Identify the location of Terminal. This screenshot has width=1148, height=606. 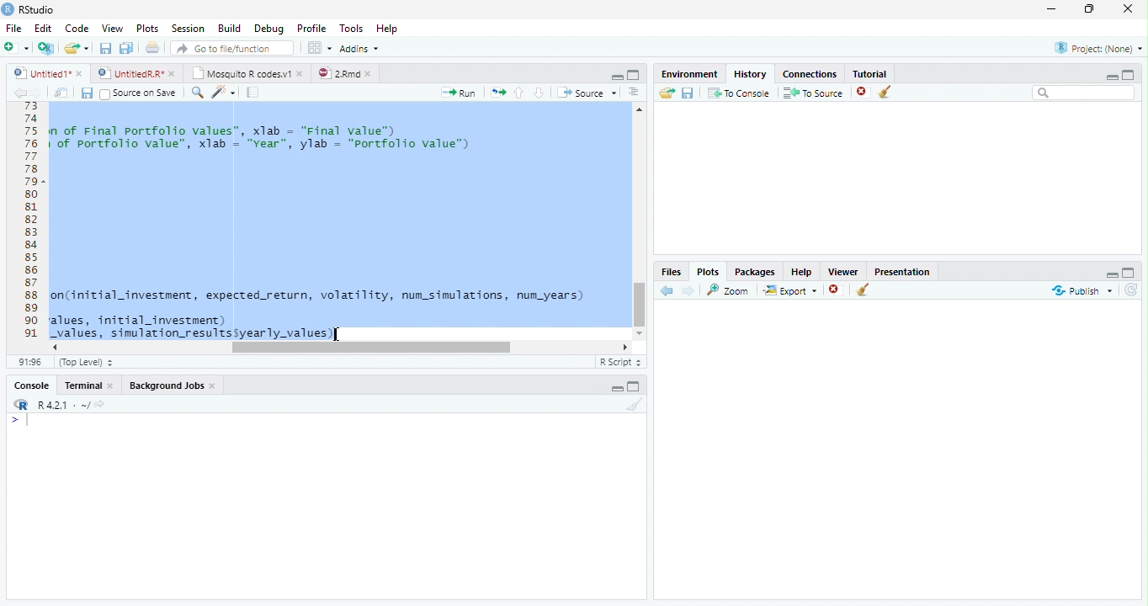
(90, 385).